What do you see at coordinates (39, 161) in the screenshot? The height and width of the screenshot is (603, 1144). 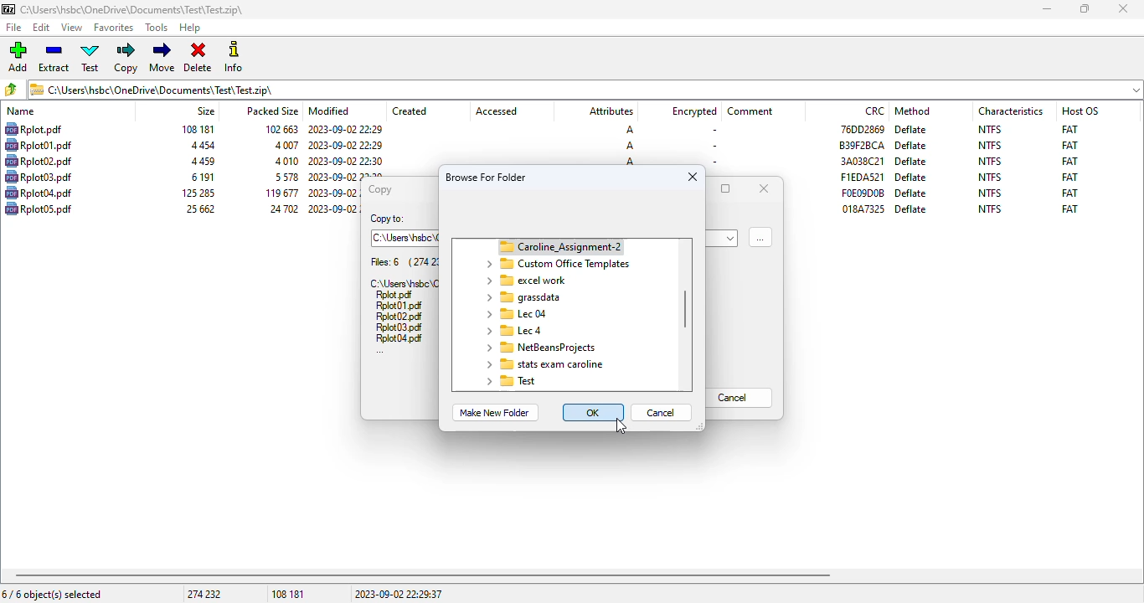 I see `file` at bounding box center [39, 161].